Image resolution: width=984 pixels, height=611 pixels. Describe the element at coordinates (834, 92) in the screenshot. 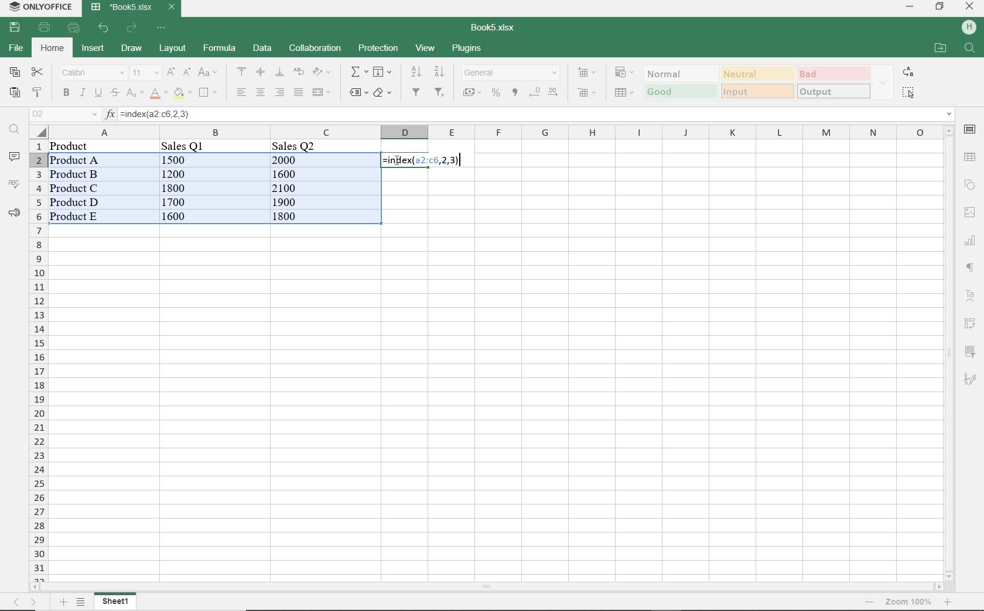

I see `output` at that location.